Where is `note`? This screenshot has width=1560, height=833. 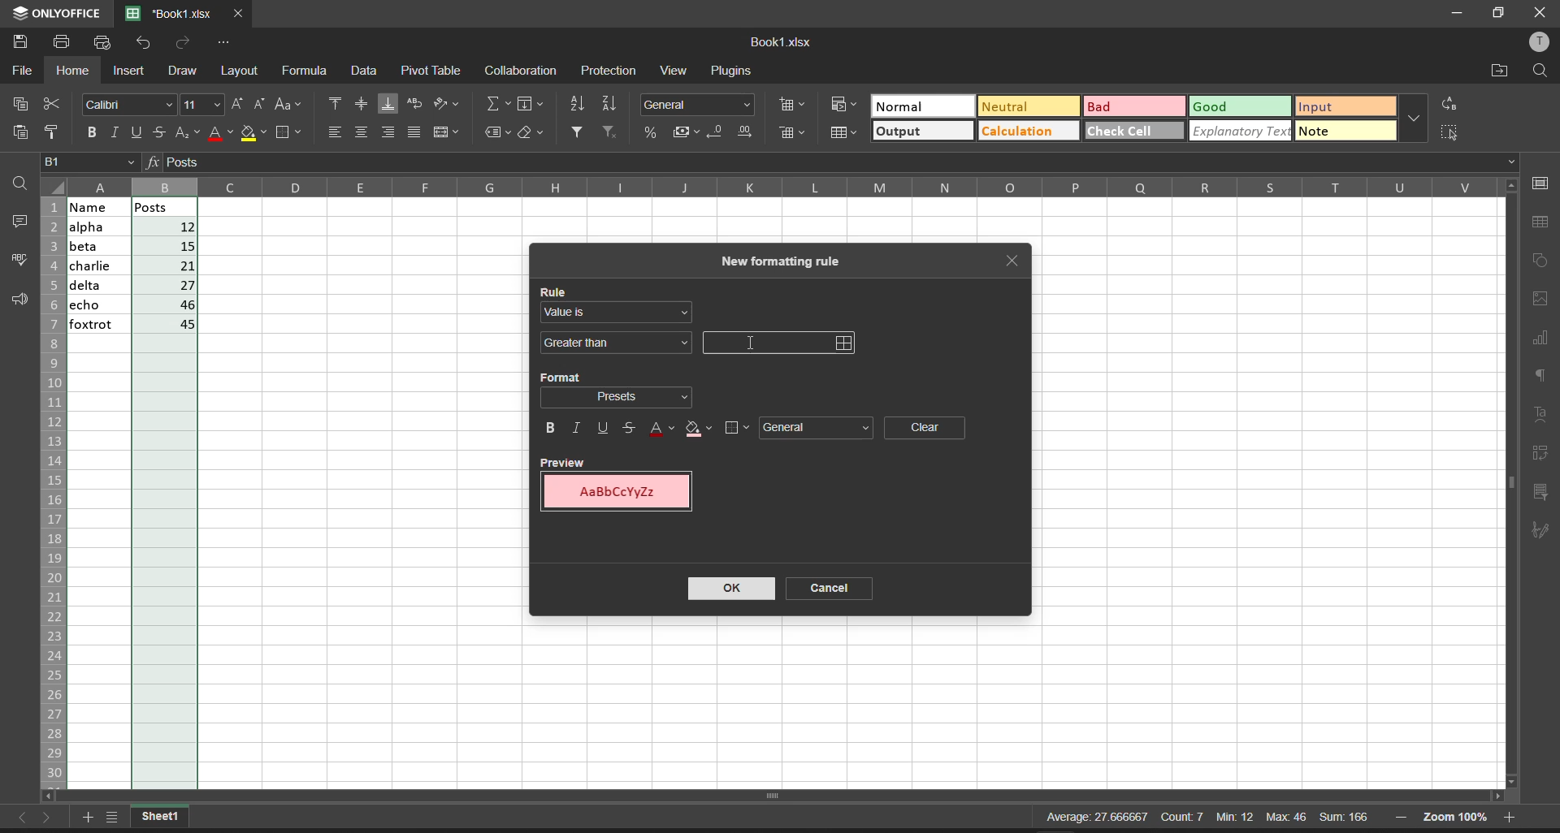
note is located at coordinates (1319, 131).